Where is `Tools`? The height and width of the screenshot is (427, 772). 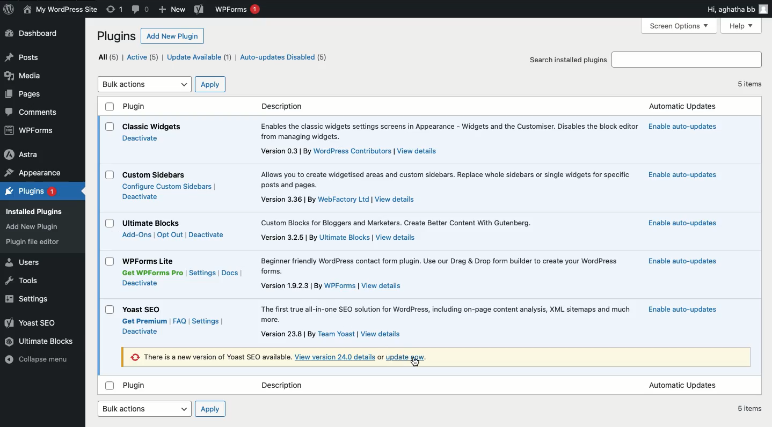
Tools is located at coordinates (26, 281).